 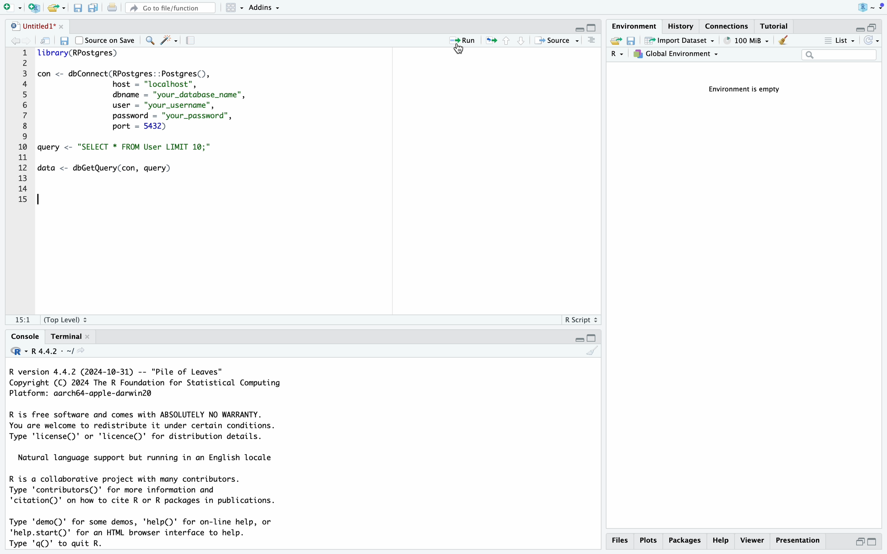 What do you see at coordinates (776, 26) in the screenshot?
I see `tutorial` at bounding box center [776, 26].